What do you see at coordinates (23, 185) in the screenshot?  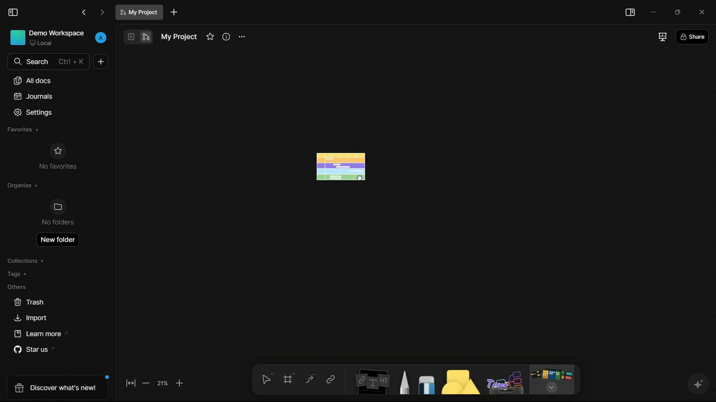 I see `organize` at bounding box center [23, 185].